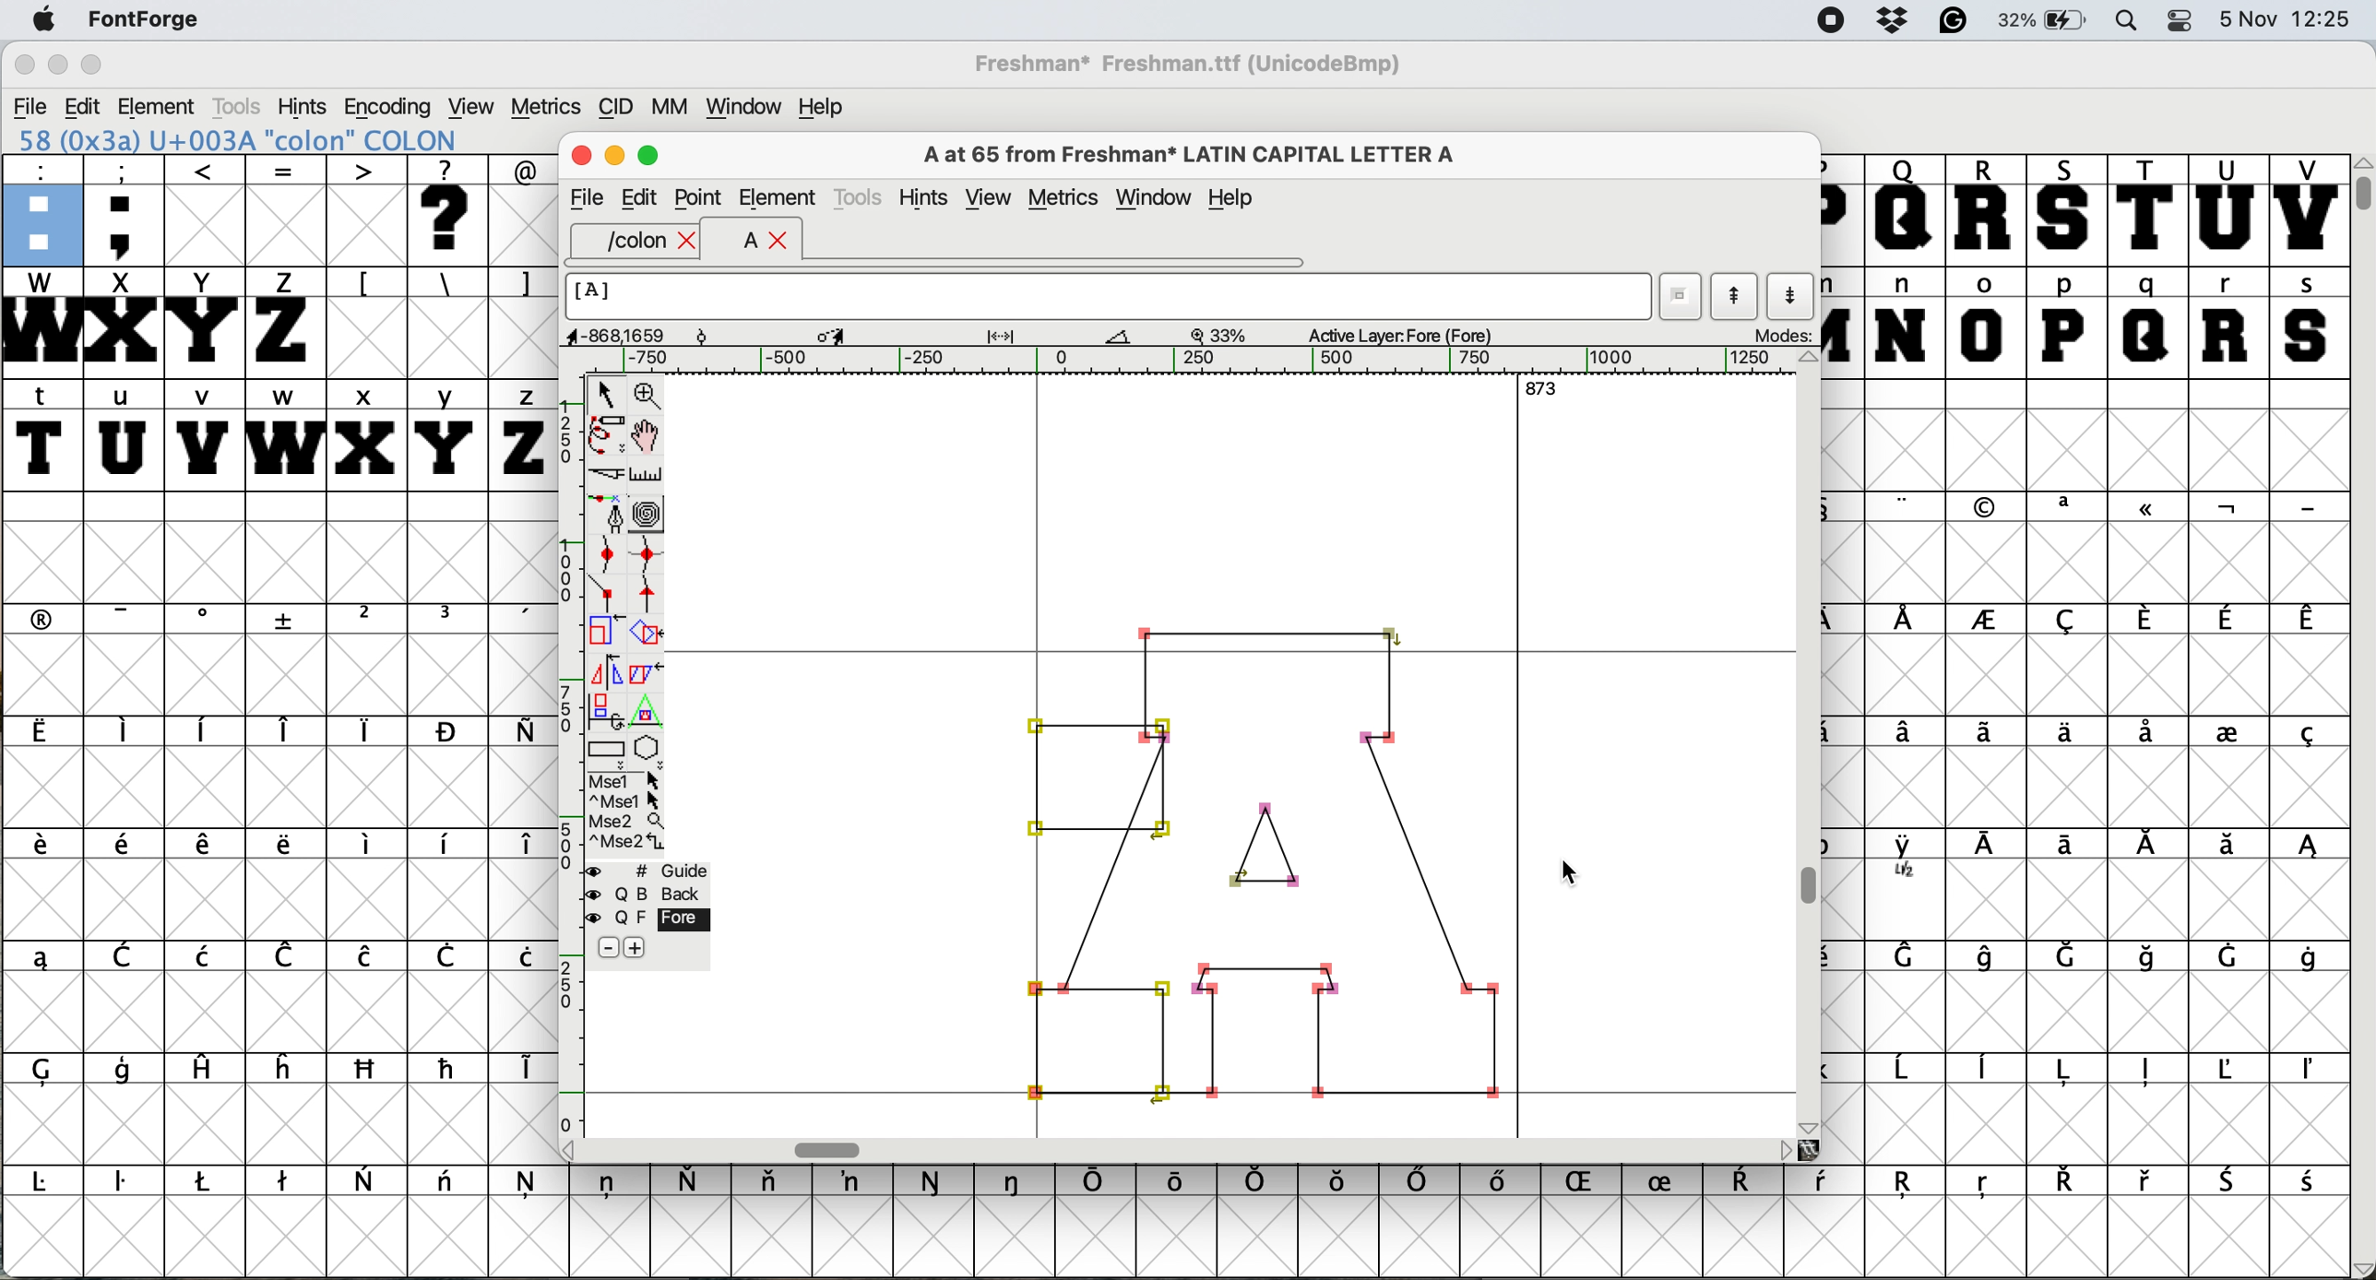  Describe the element at coordinates (520, 847) in the screenshot. I see `symbol` at that location.